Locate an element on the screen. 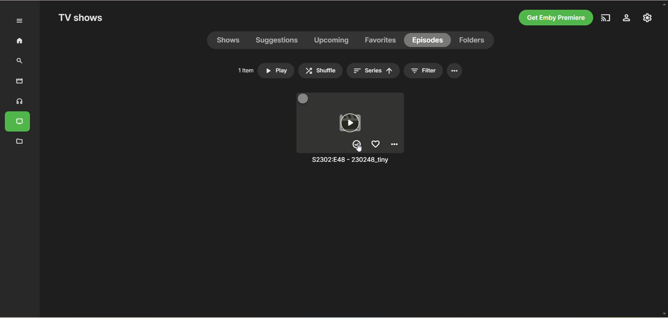 Image resolution: width=668 pixels, height=318 pixels. filter is located at coordinates (431, 71).